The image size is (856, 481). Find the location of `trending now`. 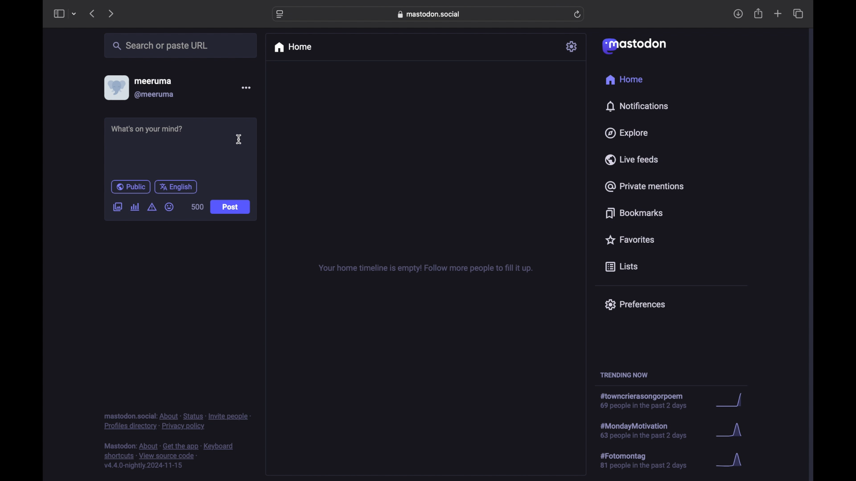

trending now is located at coordinates (624, 375).